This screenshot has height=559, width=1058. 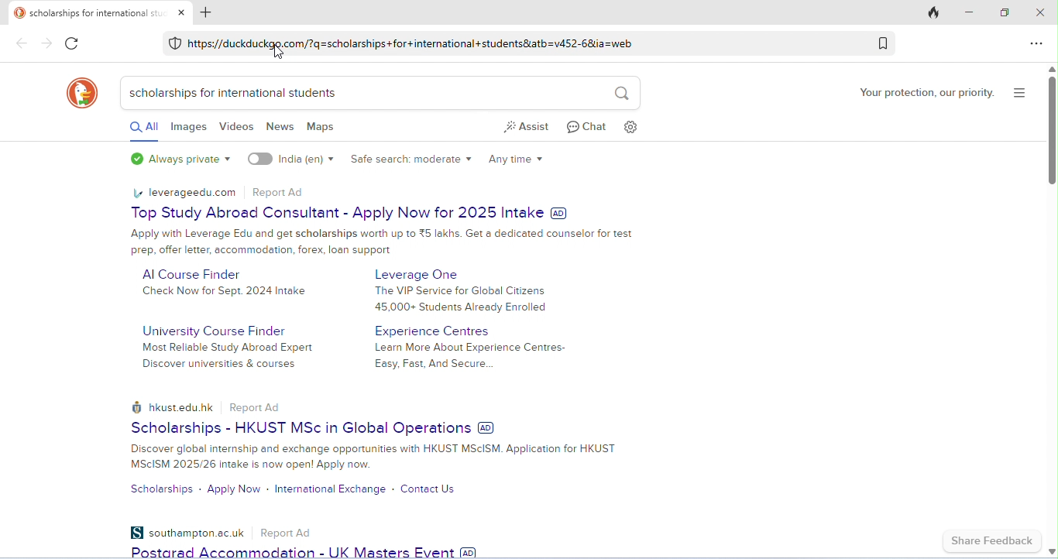 What do you see at coordinates (189, 127) in the screenshot?
I see `images` at bounding box center [189, 127].